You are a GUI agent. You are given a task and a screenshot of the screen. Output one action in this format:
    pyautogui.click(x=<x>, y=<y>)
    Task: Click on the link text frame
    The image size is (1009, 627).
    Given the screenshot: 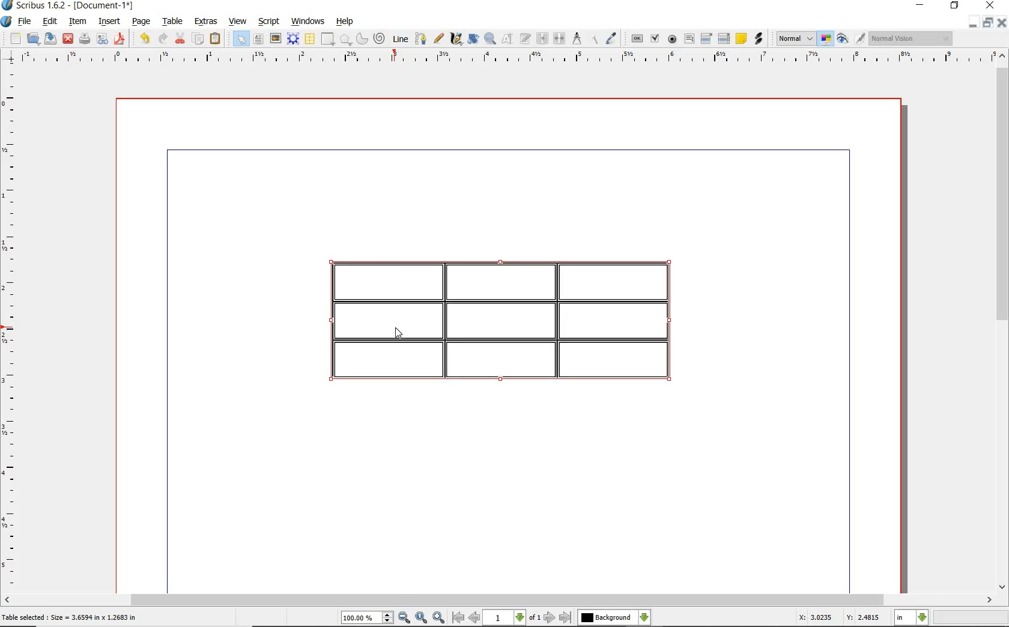 What is the action you would take?
    pyautogui.click(x=542, y=38)
    